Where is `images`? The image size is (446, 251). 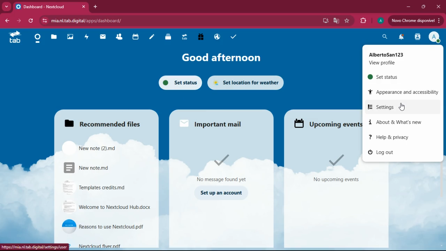
images is located at coordinates (70, 37).